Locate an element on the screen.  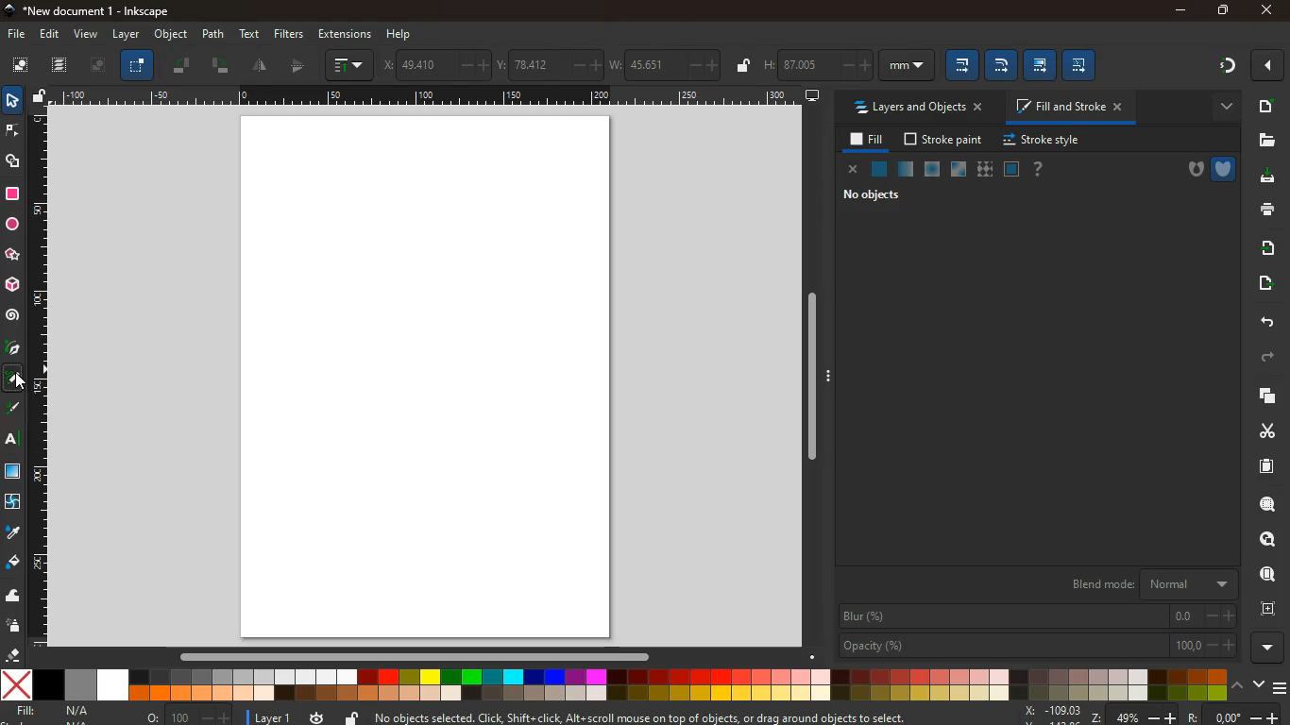
Scale is located at coordinates (39, 377).